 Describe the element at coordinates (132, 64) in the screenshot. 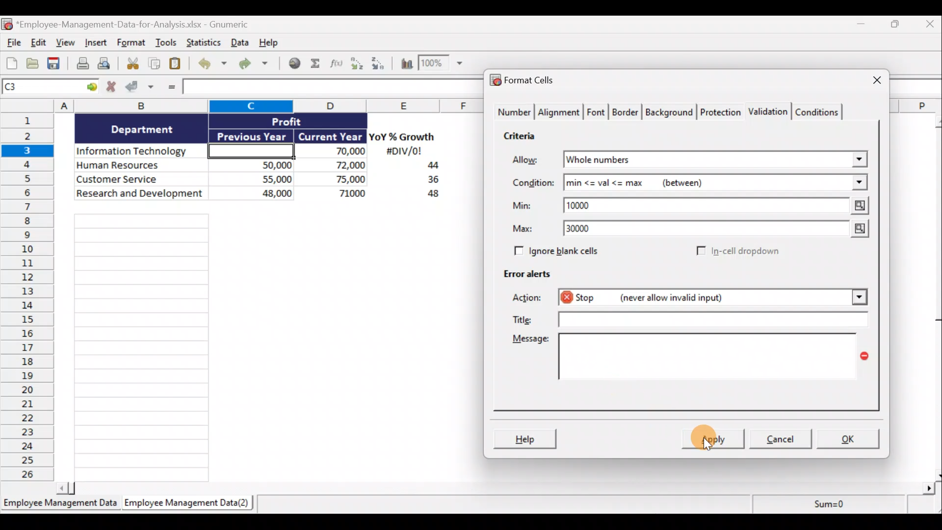

I see `Cut selection` at that location.